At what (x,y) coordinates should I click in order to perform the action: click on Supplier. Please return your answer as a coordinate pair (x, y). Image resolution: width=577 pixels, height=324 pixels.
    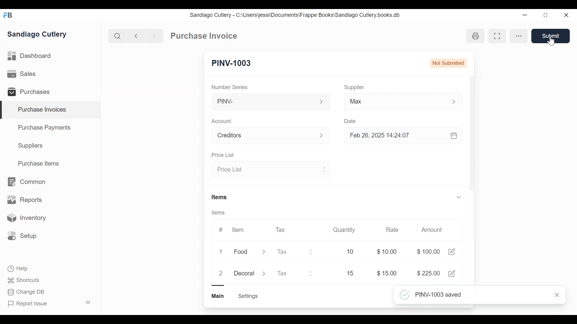
    Looking at the image, I should click on (354, 87).